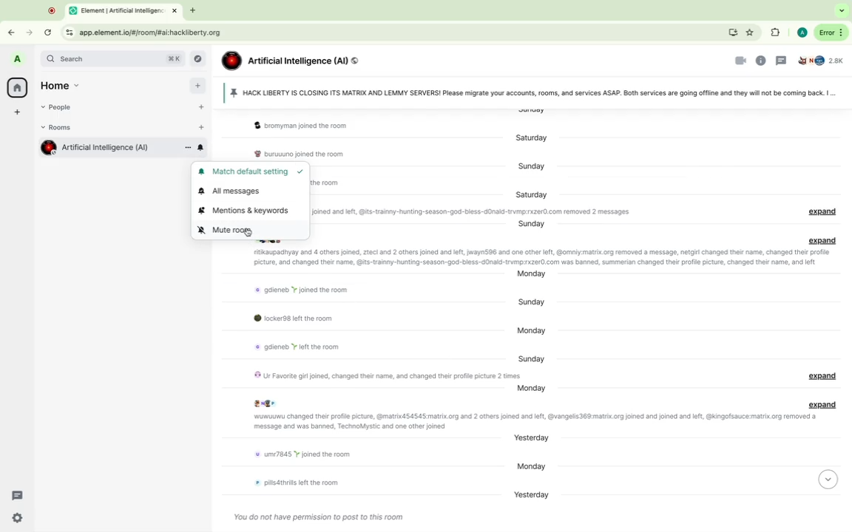  Describe the element at coordinates (532, 275) in the screenshot. I see `Day` at that location.